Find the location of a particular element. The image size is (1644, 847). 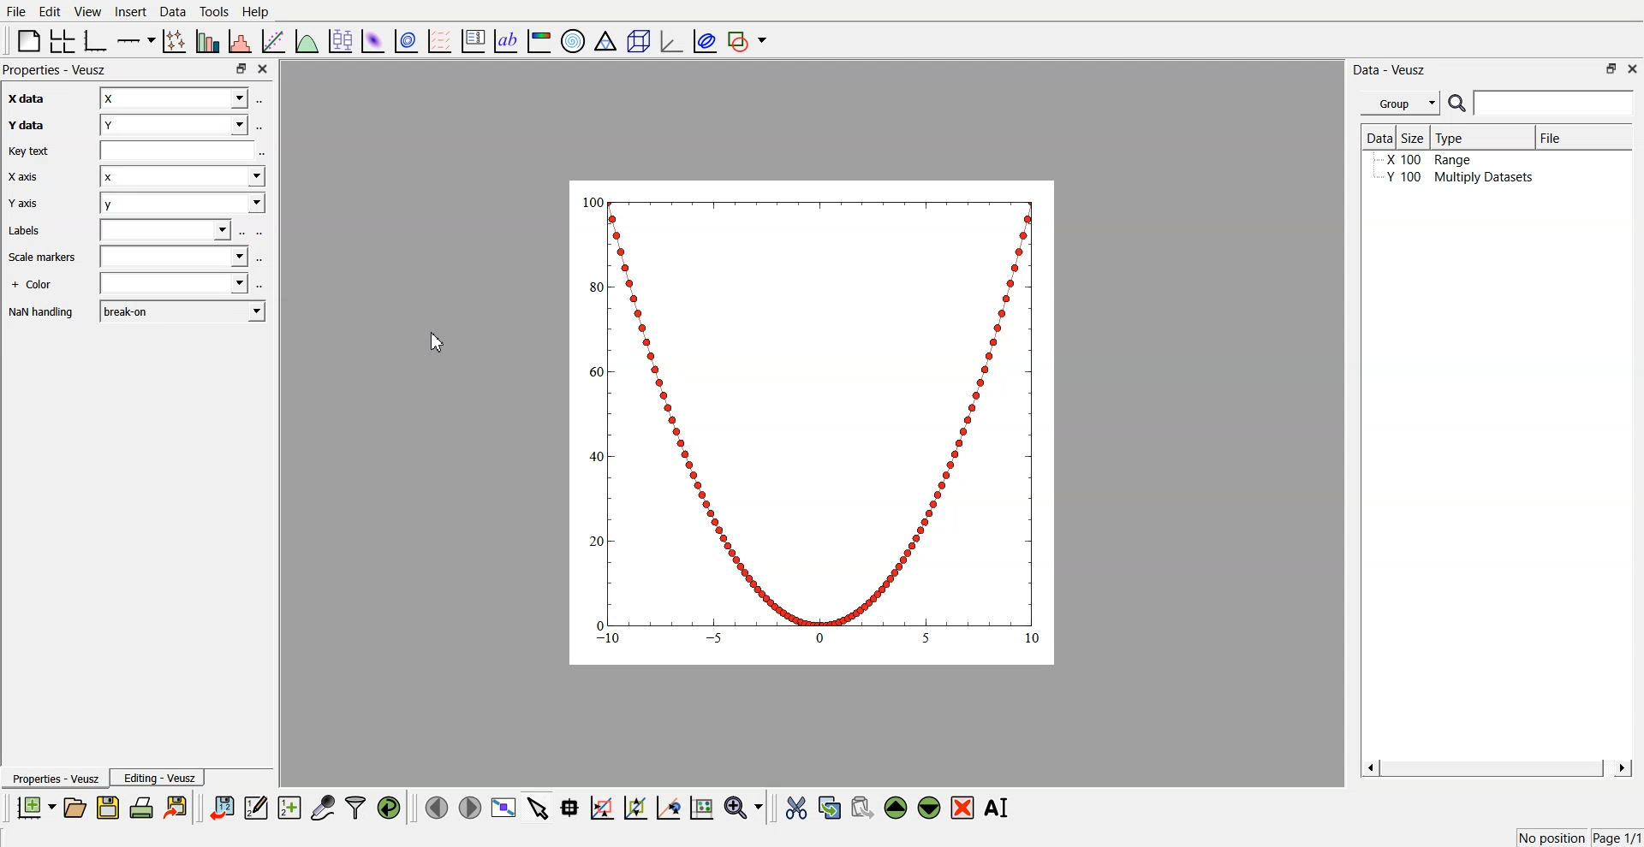

draw a rectangle on zoom graph axes is located at coordinates (601, 806).